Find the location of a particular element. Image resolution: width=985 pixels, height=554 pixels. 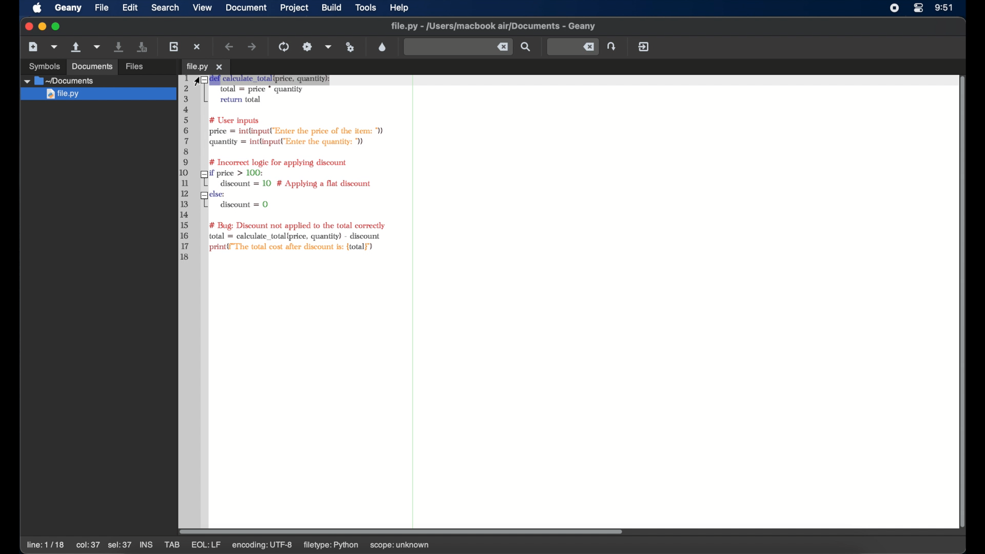

quit geany is located at coordinates (644, 47).